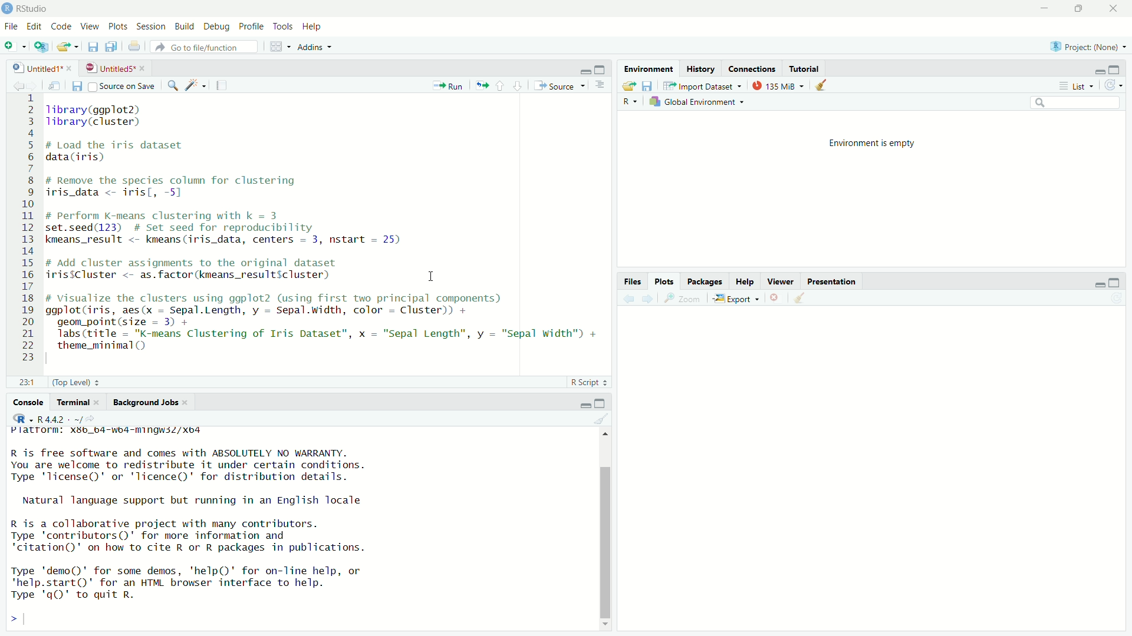  Describe the element at coordinates (101, 403) in the screenshot. I see `close` at that location.